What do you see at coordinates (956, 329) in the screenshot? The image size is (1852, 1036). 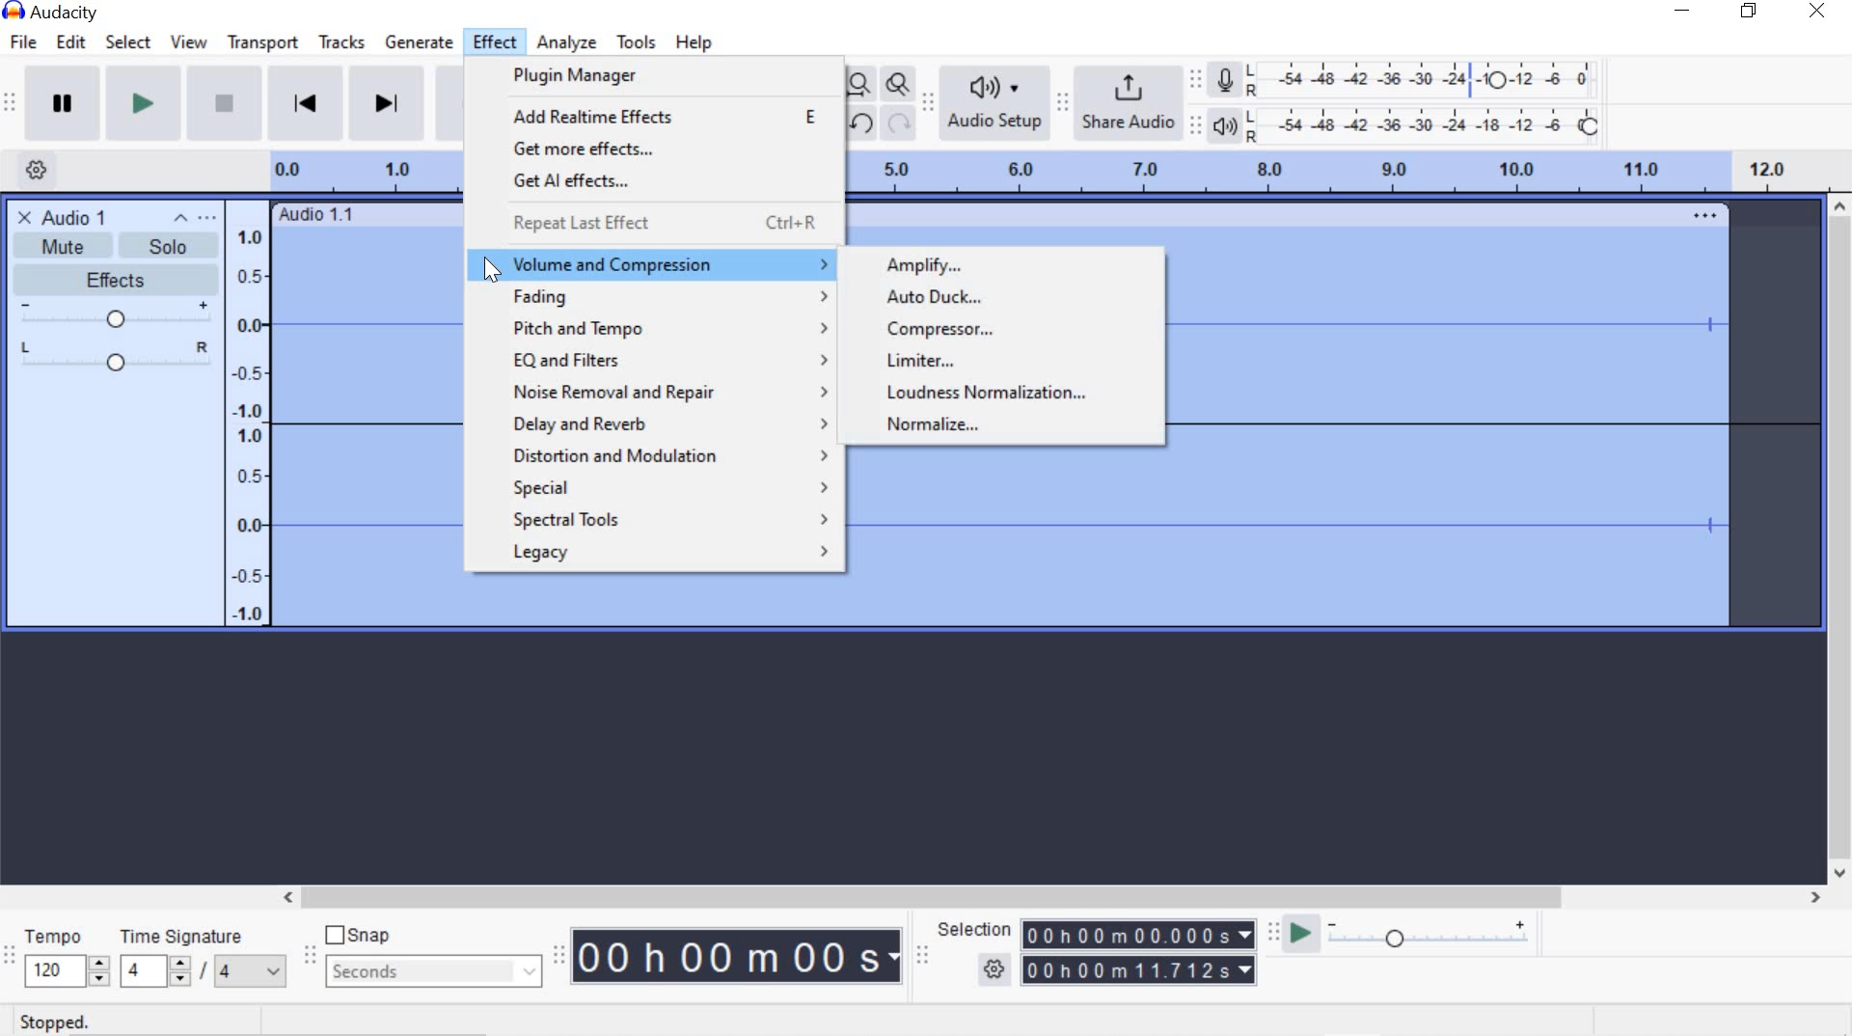 I see `Compressor` at bounding box center [956, 329].